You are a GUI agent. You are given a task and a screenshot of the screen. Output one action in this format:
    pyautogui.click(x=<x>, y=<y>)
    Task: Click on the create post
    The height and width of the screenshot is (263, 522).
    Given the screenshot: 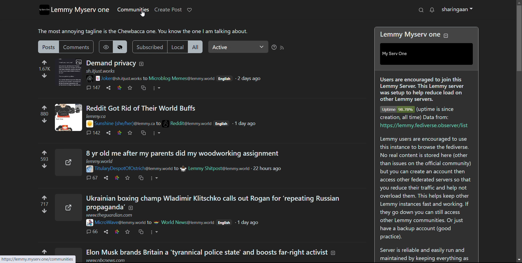 What is the action you would take?
    pyautogui.click(x=168, y=10)
    